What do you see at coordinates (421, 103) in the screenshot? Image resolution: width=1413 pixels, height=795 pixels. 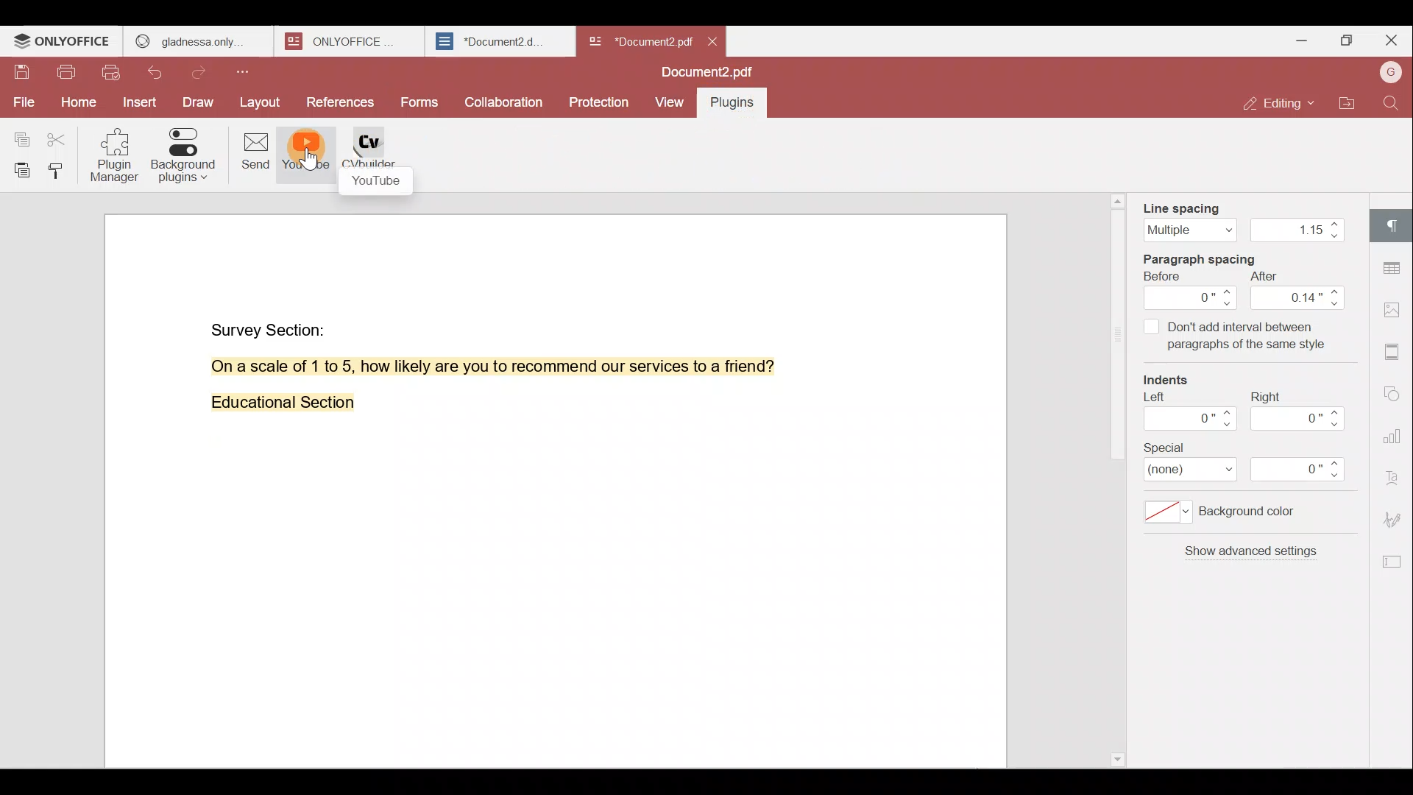 I see `Forms` at bounding box center [421, 103].